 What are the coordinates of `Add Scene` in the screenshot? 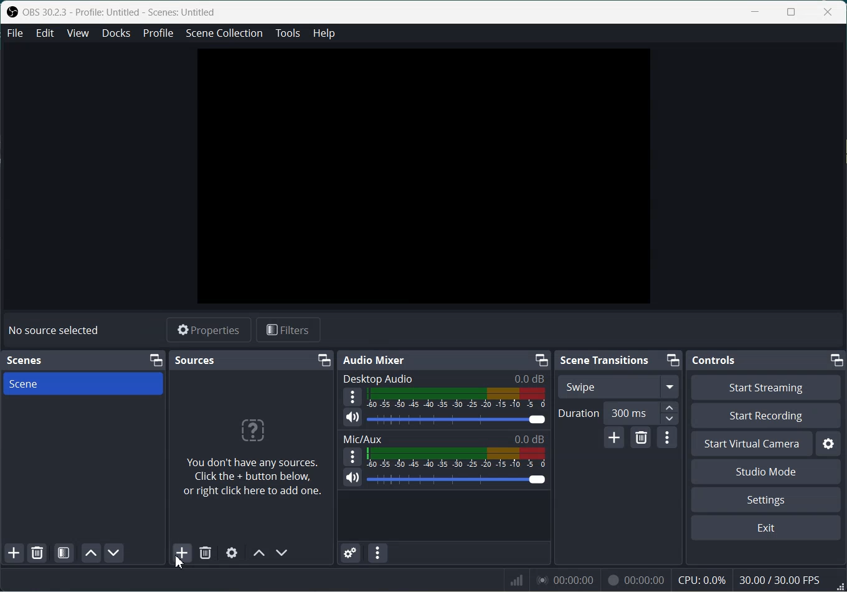 It's located at (14, 553).